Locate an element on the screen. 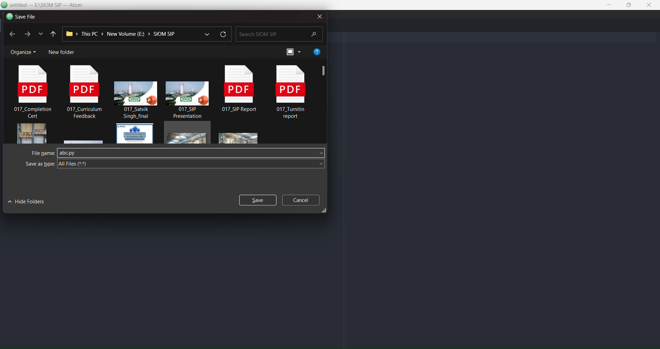  save as type is located at coordinates (38, 164).